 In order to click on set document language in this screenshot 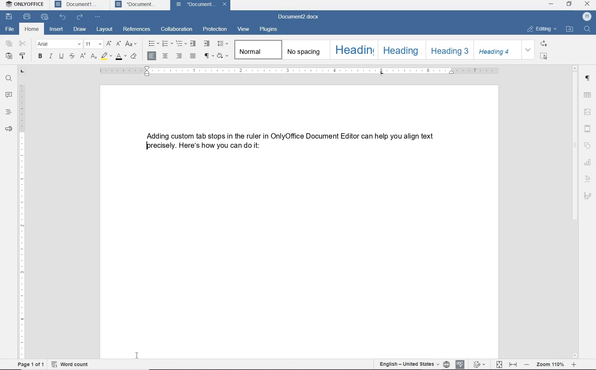, I will do `click(445, 363)`.